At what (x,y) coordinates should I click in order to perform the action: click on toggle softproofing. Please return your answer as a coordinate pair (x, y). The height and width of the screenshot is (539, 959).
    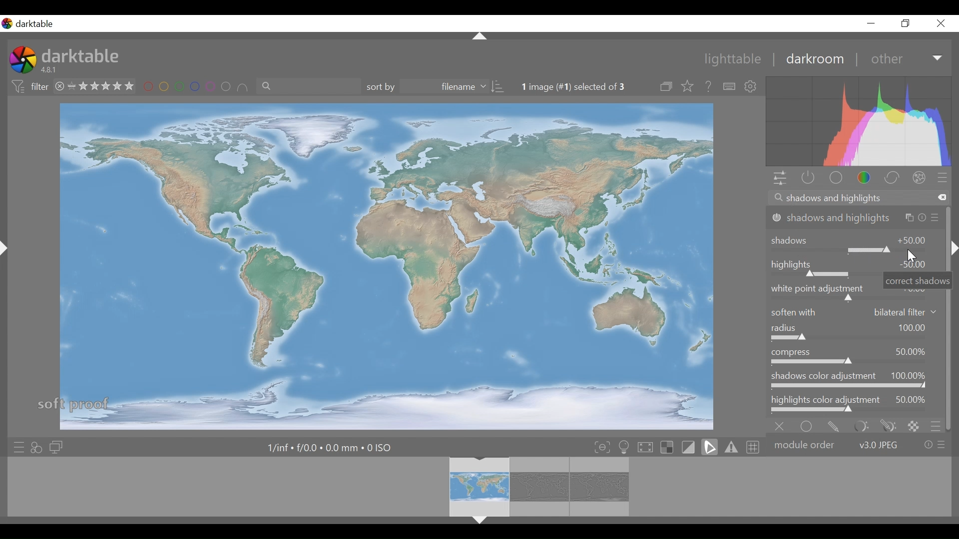
    Looking at the image, I should click on (709, 447).